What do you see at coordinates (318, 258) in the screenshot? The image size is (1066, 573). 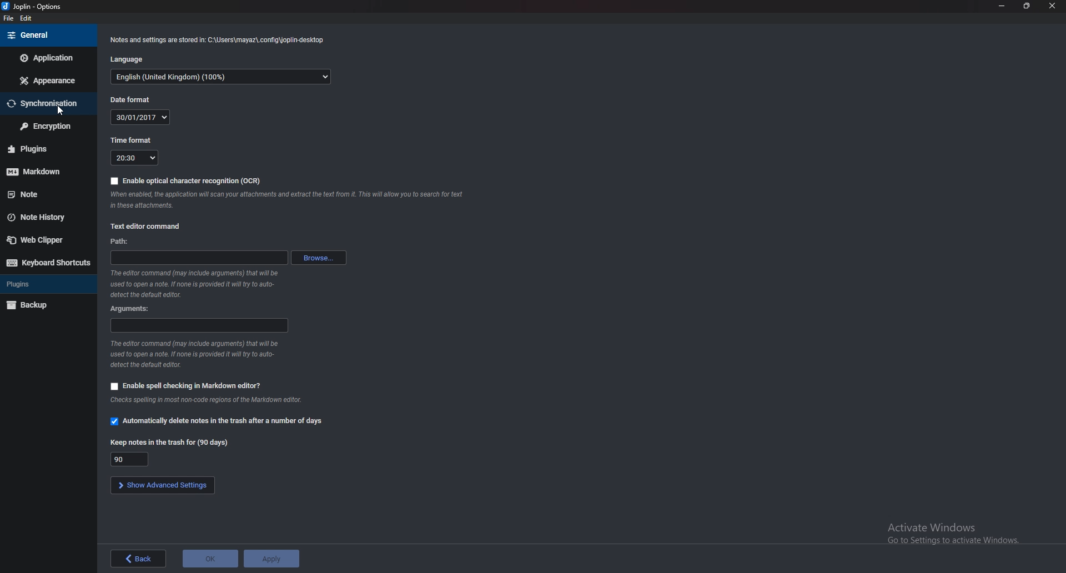 I see `browse` at bounding box center [318, 258].